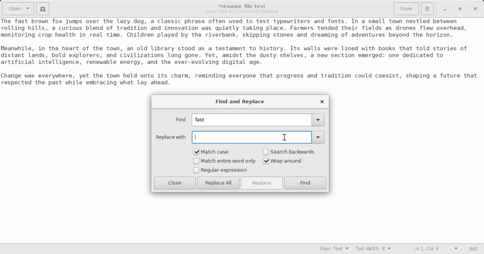 This screenshot has height=254, width=484. What do you see at coordinates (175, 183) in the screenshot?
I see `Close` at bounding box center [175, 183].